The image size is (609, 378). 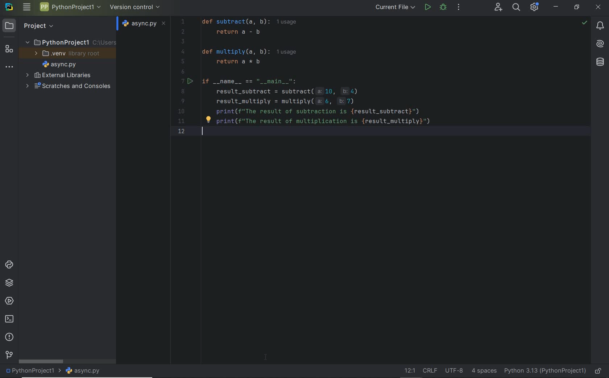 I want to click on more actions, so click(x=459, y=8).